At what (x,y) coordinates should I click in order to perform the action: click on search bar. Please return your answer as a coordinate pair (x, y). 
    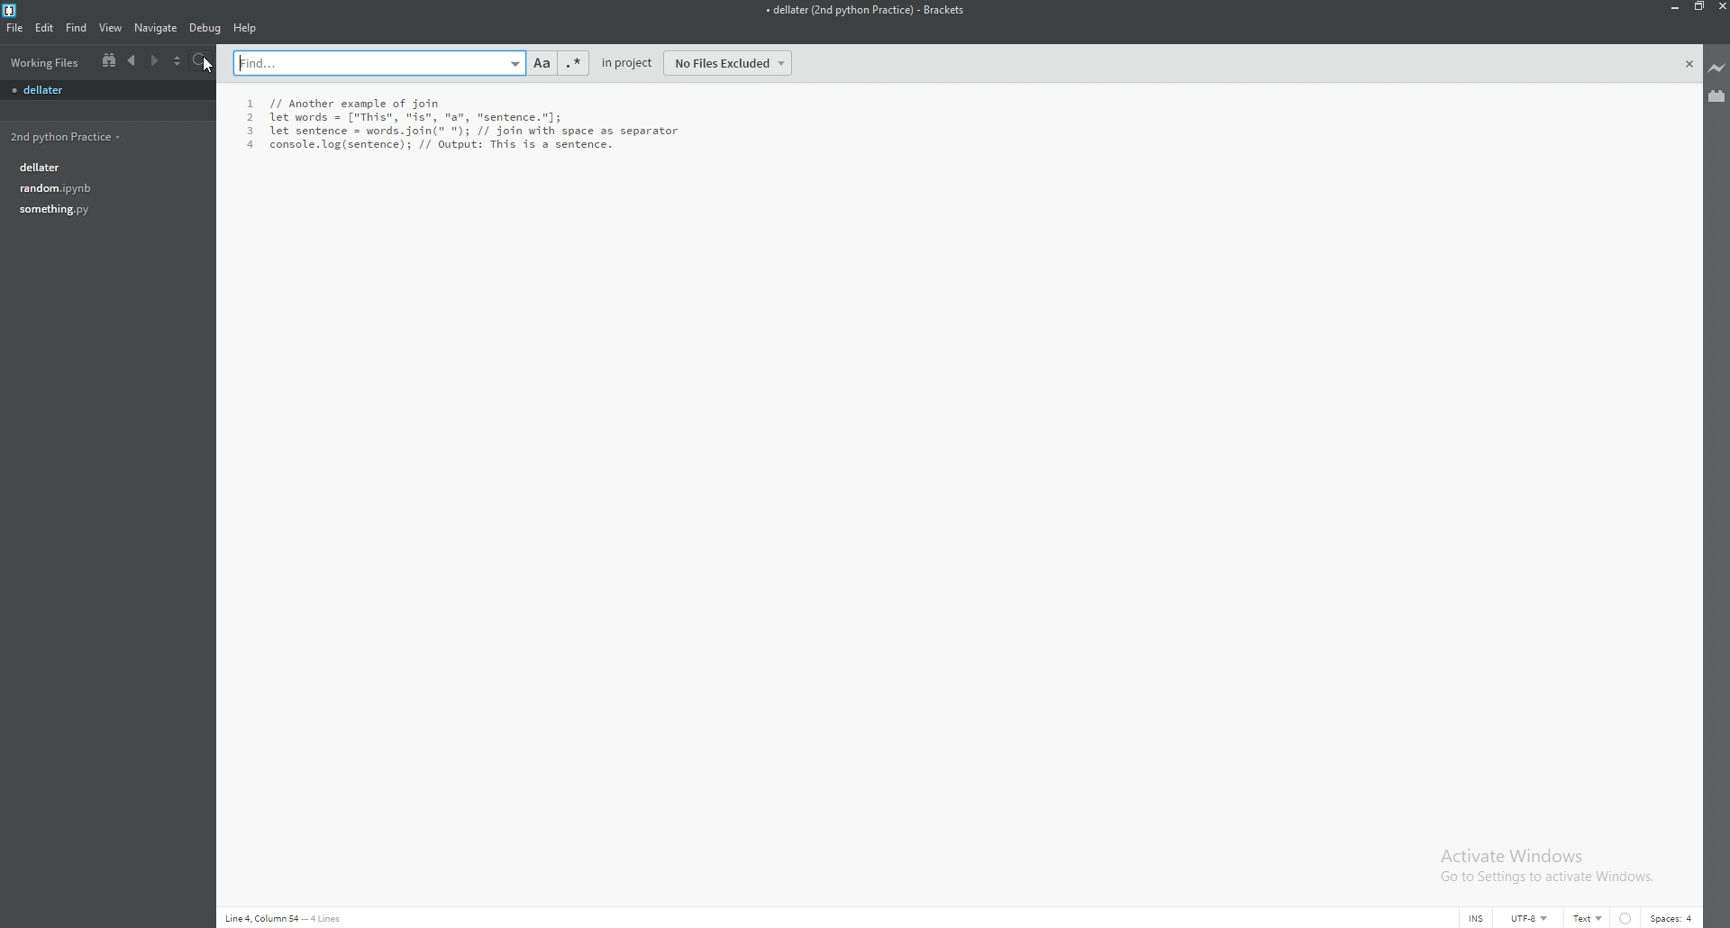
    Looking at the image, I should click on (380, 62).